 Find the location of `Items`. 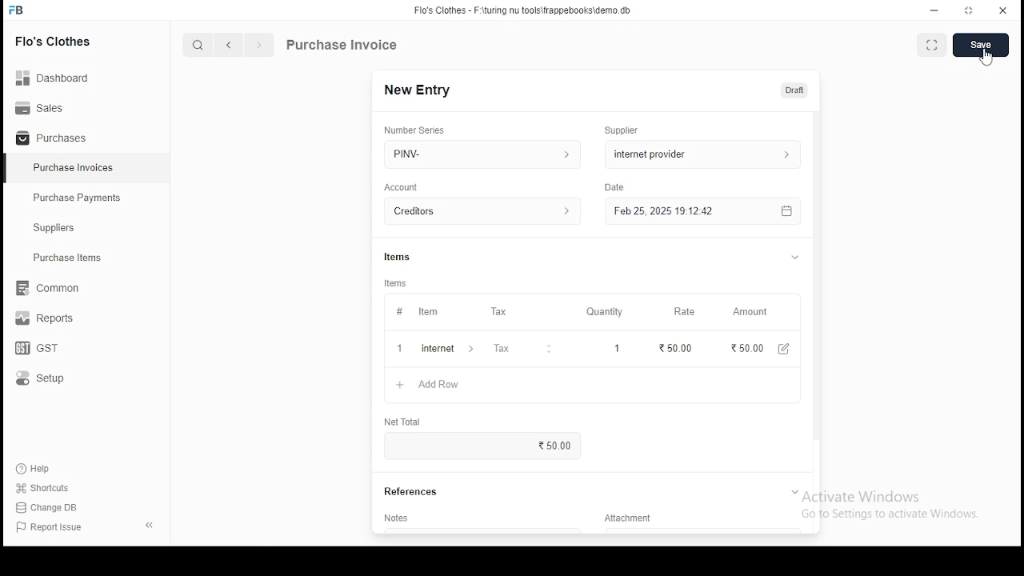

Items is located at coordinates (396, 283).